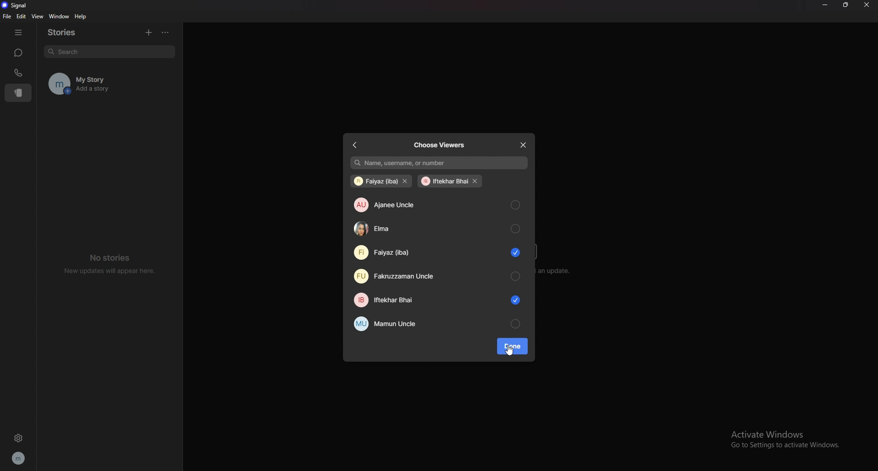 The image size is (878, 471). Describe the element at coordinates (437, 164) in the screenshot. I see `name, username, or number` at that location.